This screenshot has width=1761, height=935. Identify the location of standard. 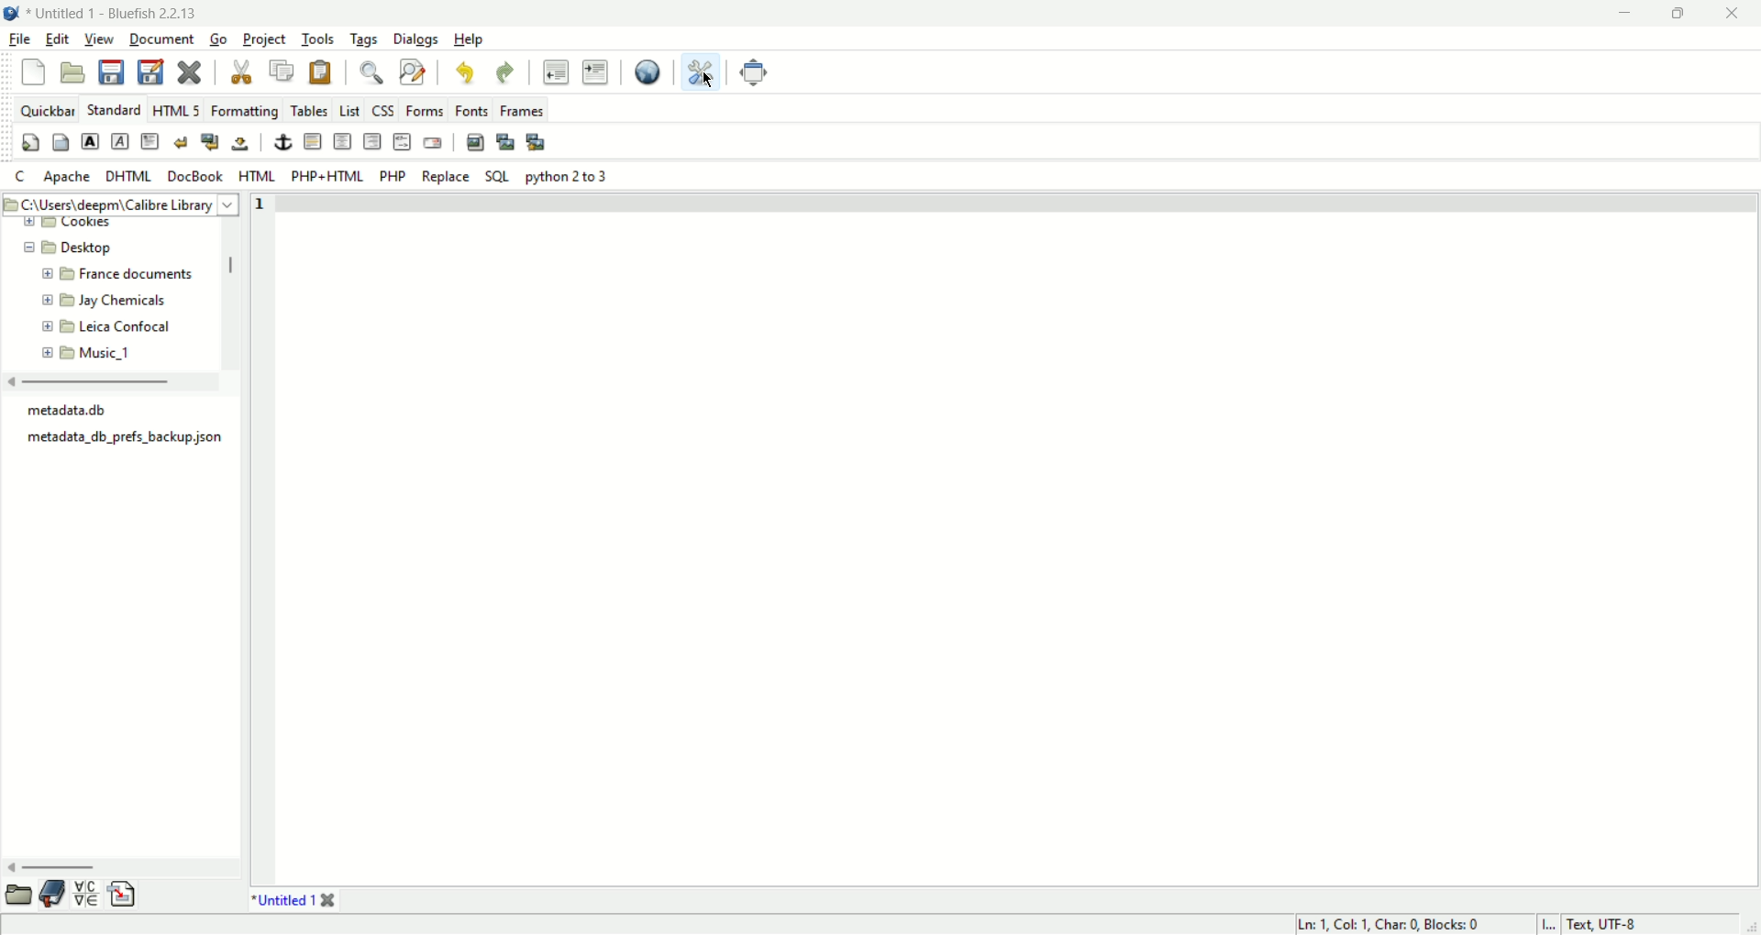
(113, 110).